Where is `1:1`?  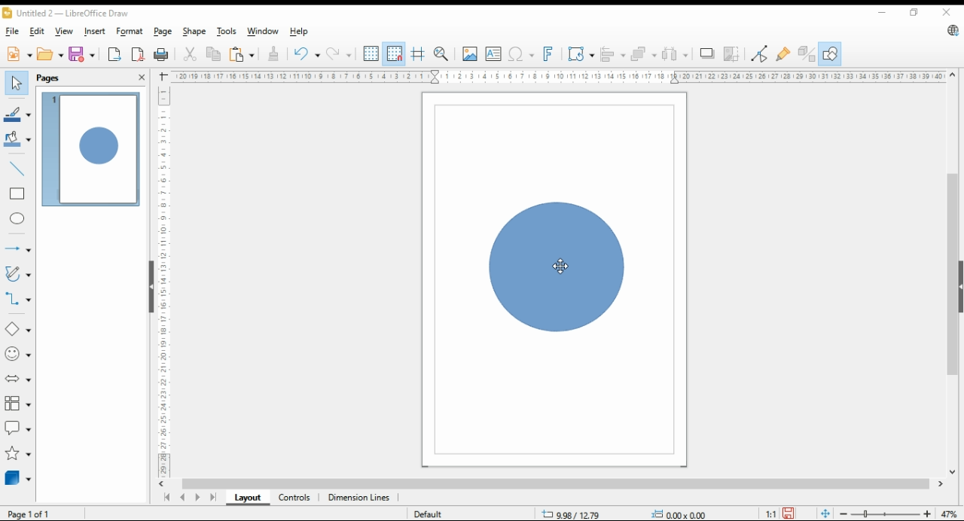
1:1 is located at coordinates (770, 513).